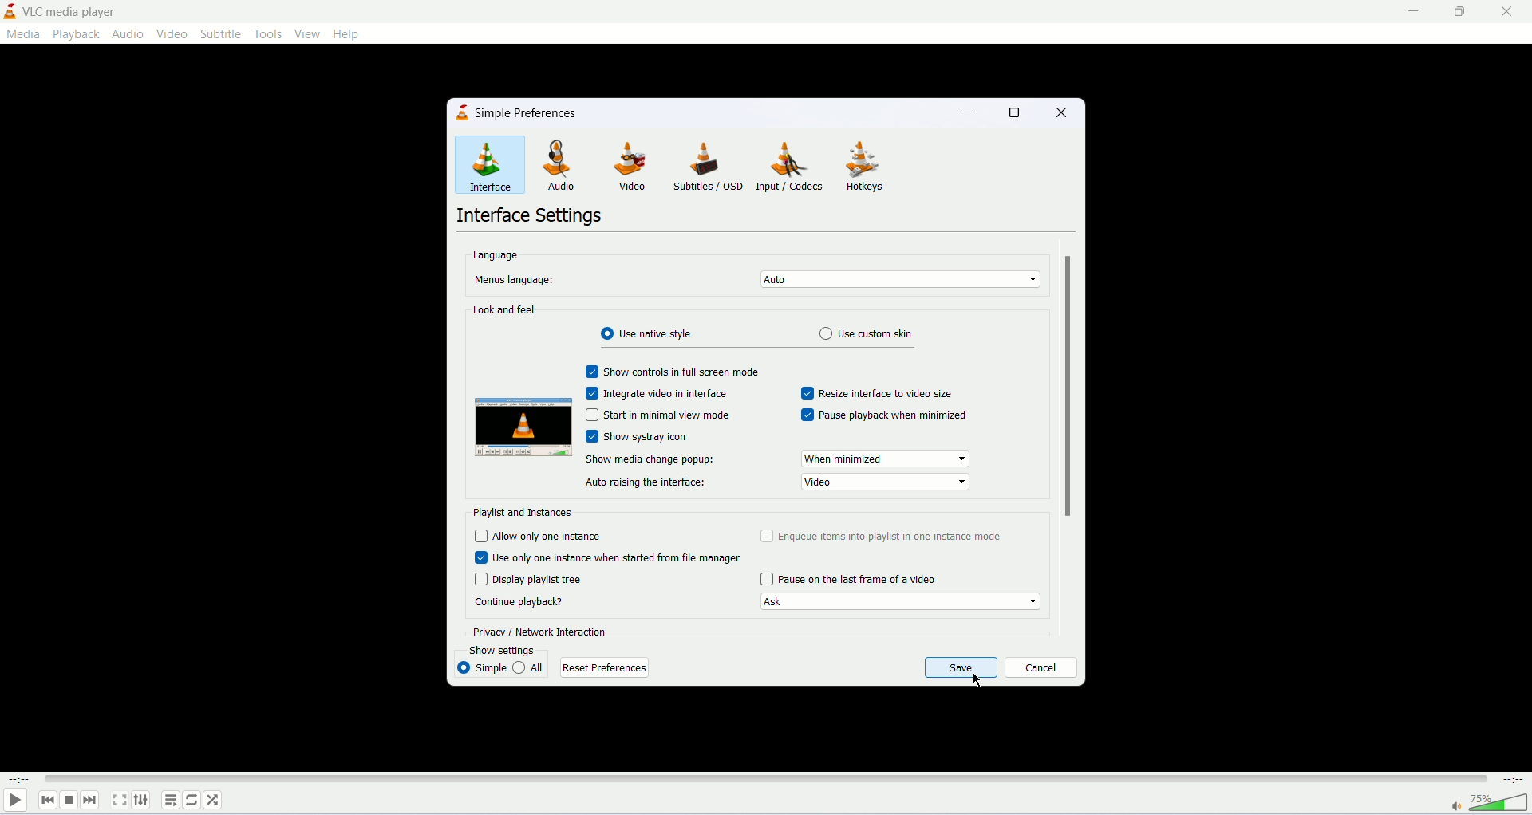 Image resolution: width=1532 pixels, height=815 pixels. I want to click on simple preferences, so click(523, 114).